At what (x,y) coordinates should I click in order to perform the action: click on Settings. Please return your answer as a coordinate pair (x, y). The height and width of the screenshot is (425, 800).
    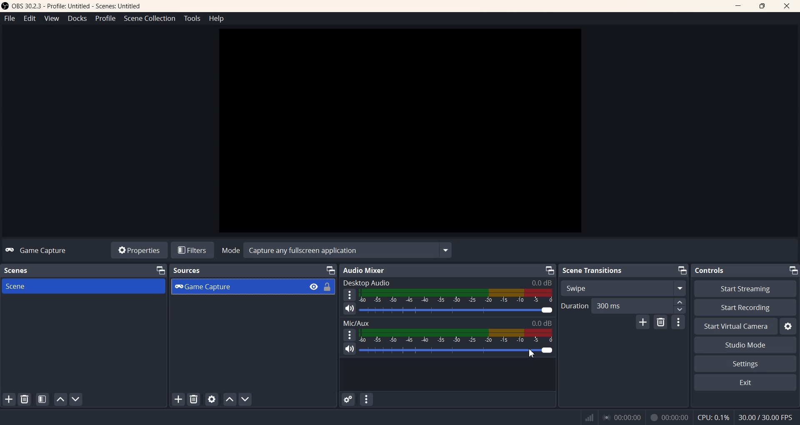
    Looking at the image, I should click on (788, 326).